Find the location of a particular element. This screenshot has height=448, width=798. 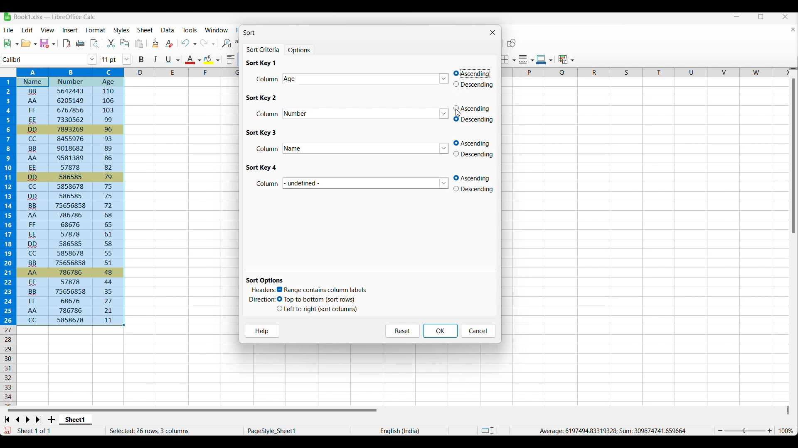

vertical scroll bar is located at coordinates (793, 156).